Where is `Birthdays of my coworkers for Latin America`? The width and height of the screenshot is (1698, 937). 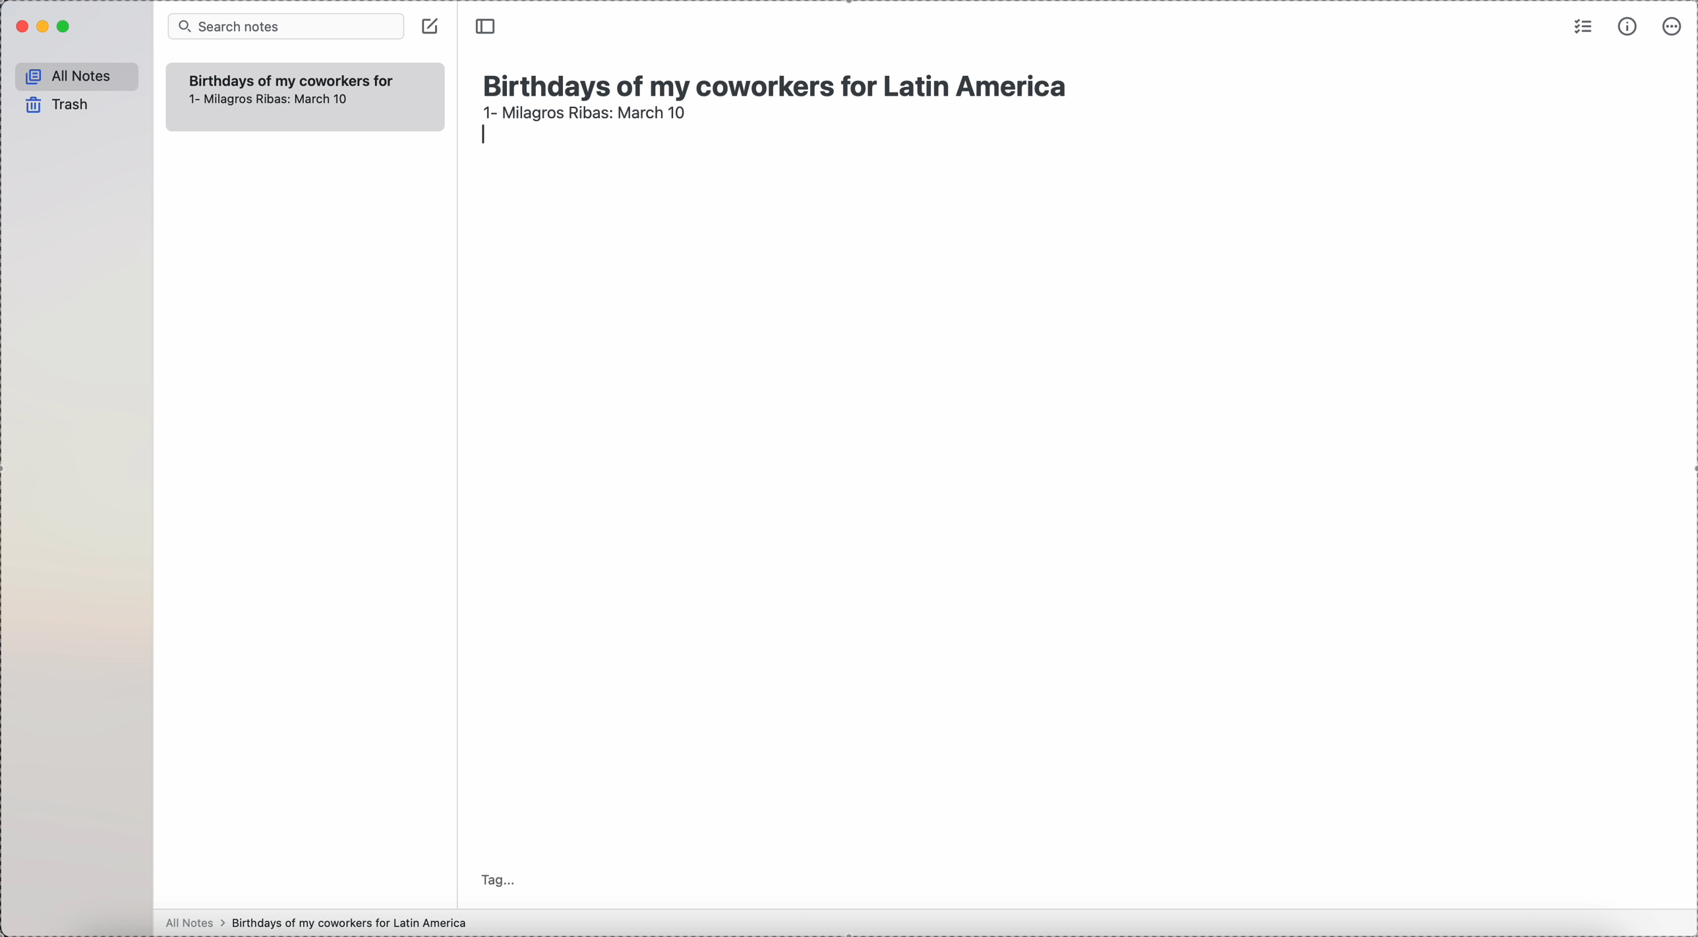 Birthdays of my coworkers for Latin America is located at coordinates (290, 79).